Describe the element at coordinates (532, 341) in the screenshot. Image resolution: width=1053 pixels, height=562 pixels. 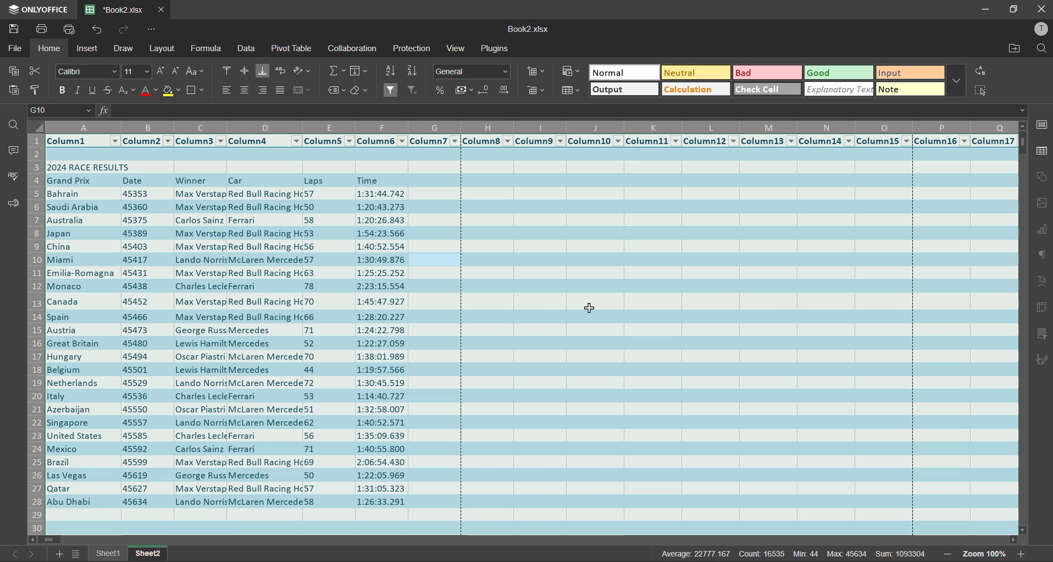
I see `Applied alternating row colors to the whole data` at that location.